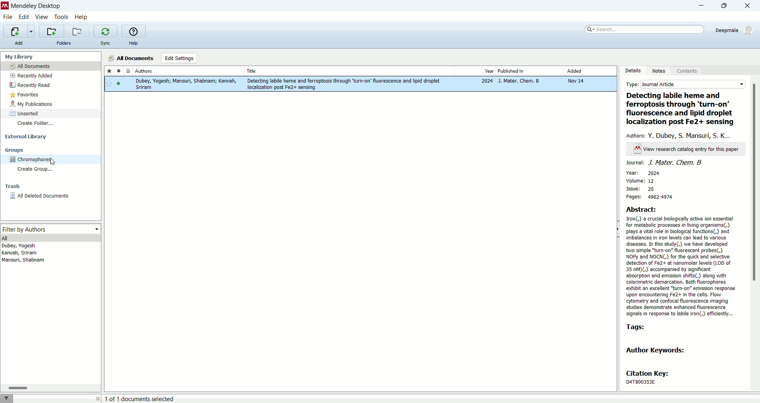 The height and width of the screenshot is (403, 760). What do you see at coordinates (32, 75) in the screenshot?
I see `recently added` at bounding box center [32, 75].